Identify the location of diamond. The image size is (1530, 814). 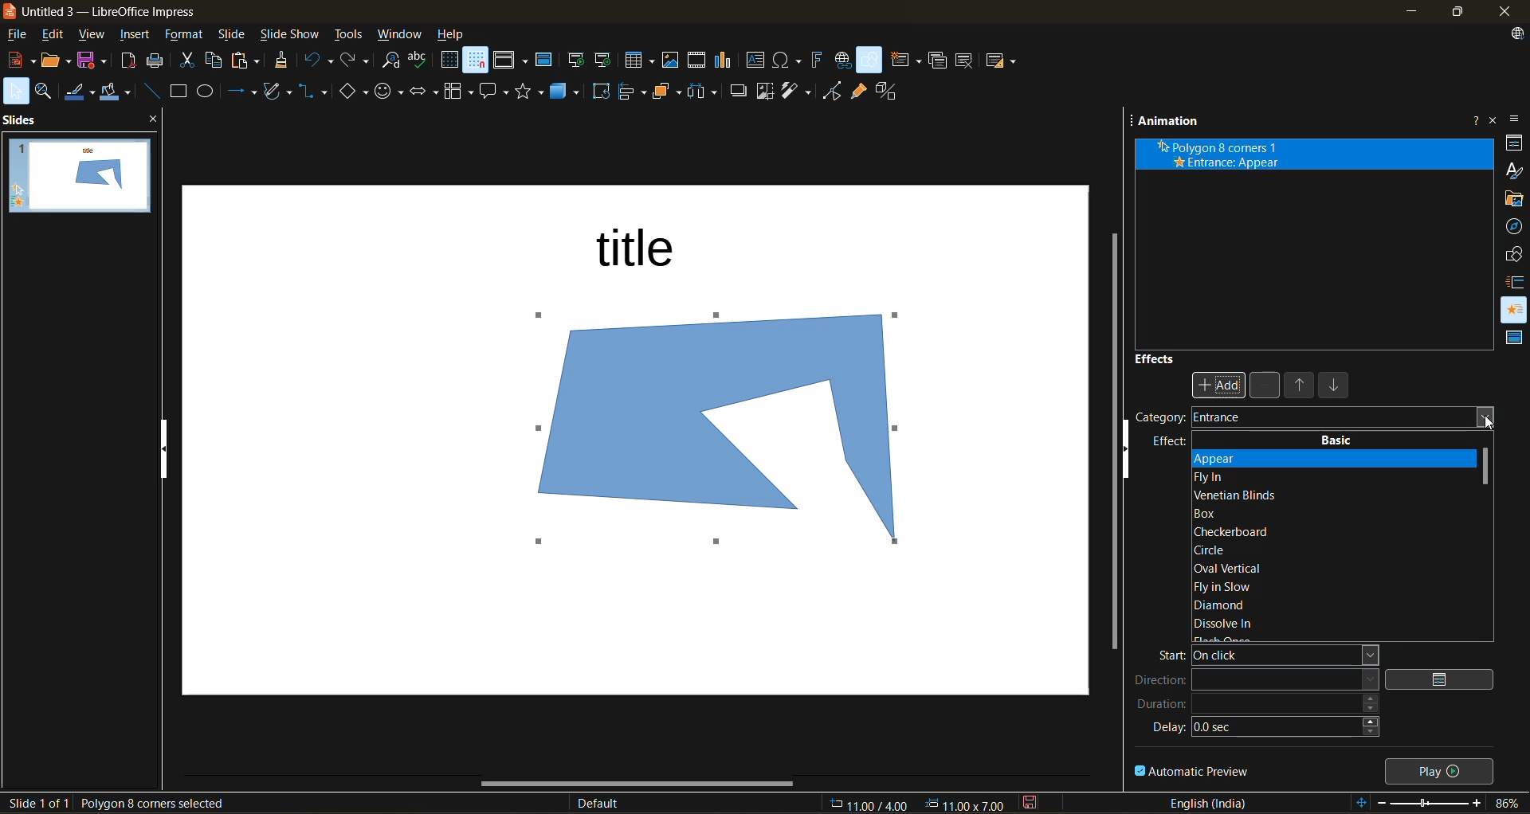
(1218, 605).